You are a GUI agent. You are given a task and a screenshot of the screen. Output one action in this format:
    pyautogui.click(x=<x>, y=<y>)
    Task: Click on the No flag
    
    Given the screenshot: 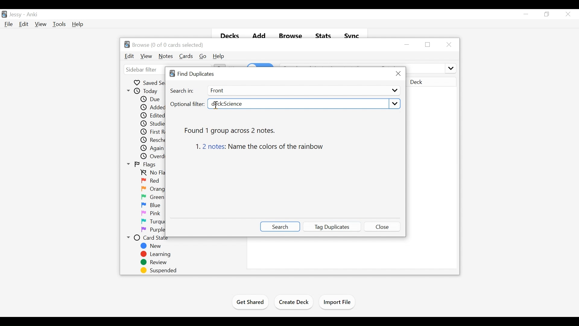 What is the action you would take?
    pyautogui.click(x=151, y=173)
    